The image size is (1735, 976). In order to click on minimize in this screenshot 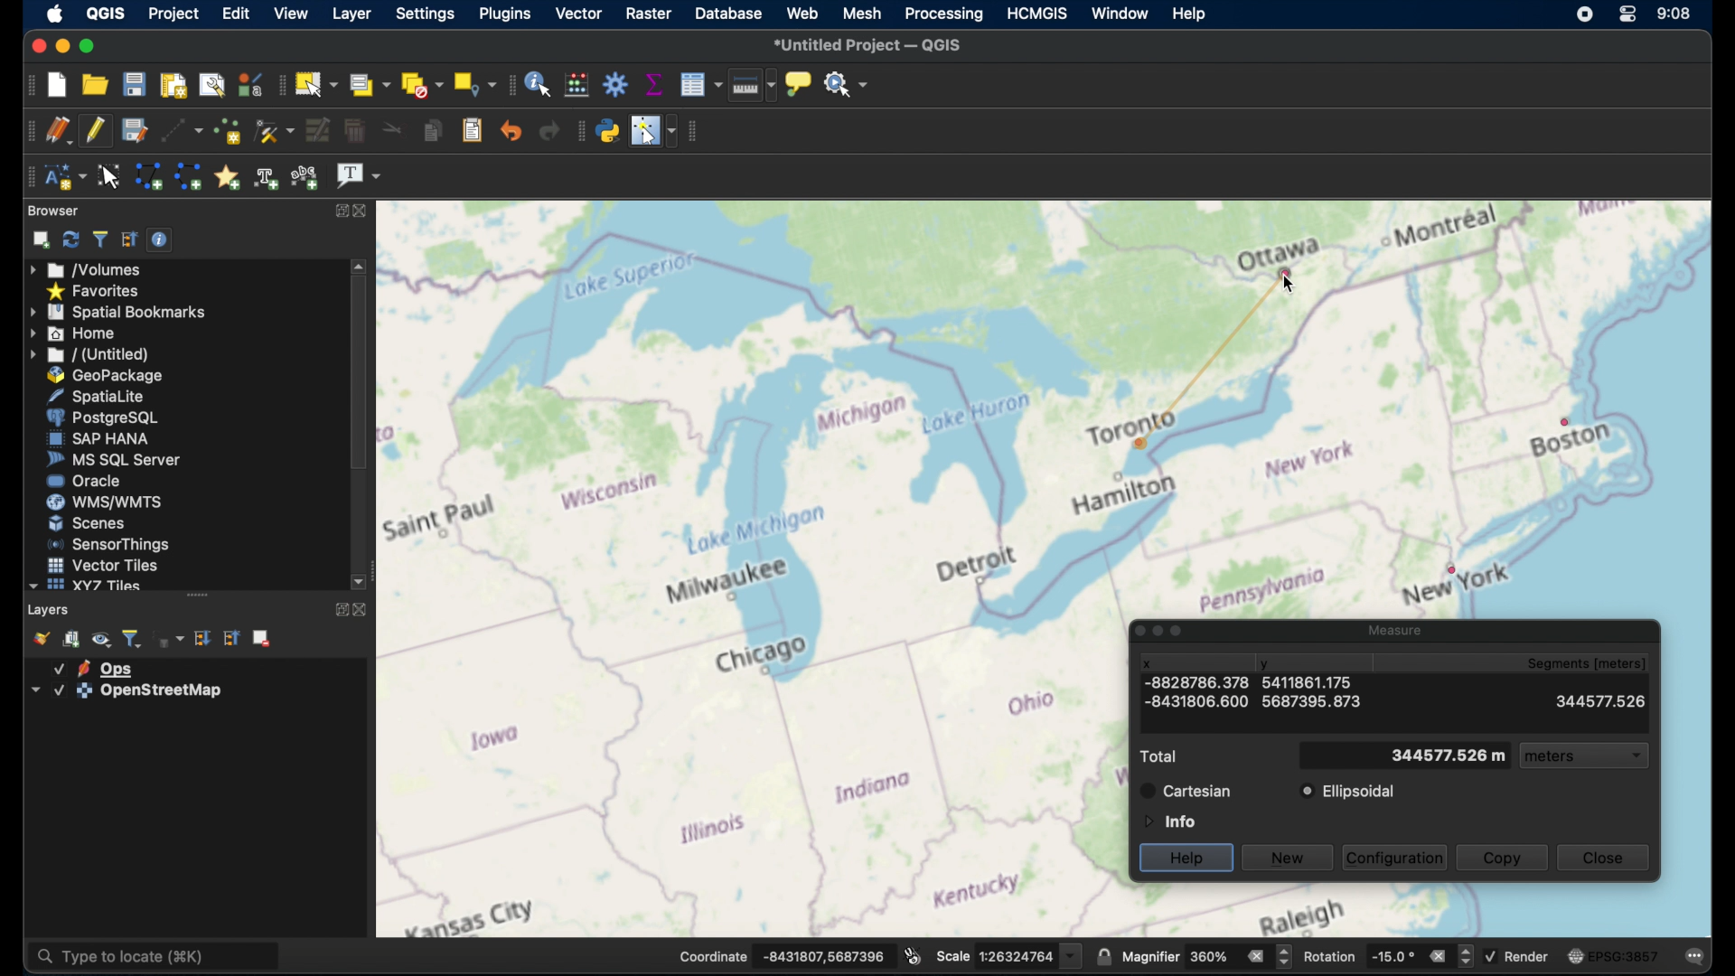, I will do `click(1158, 632)`.